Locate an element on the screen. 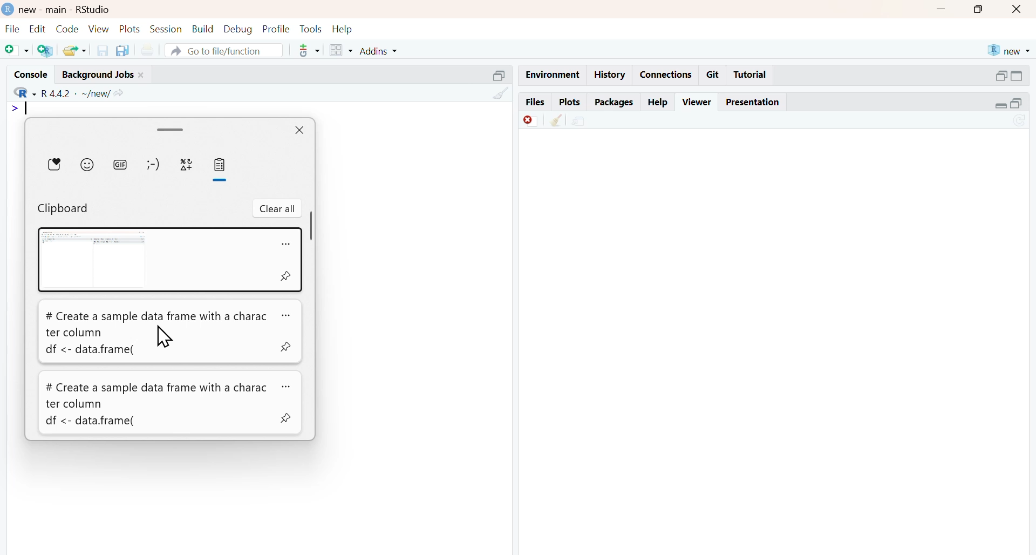  Discard  is located at coordinates (531, 120).